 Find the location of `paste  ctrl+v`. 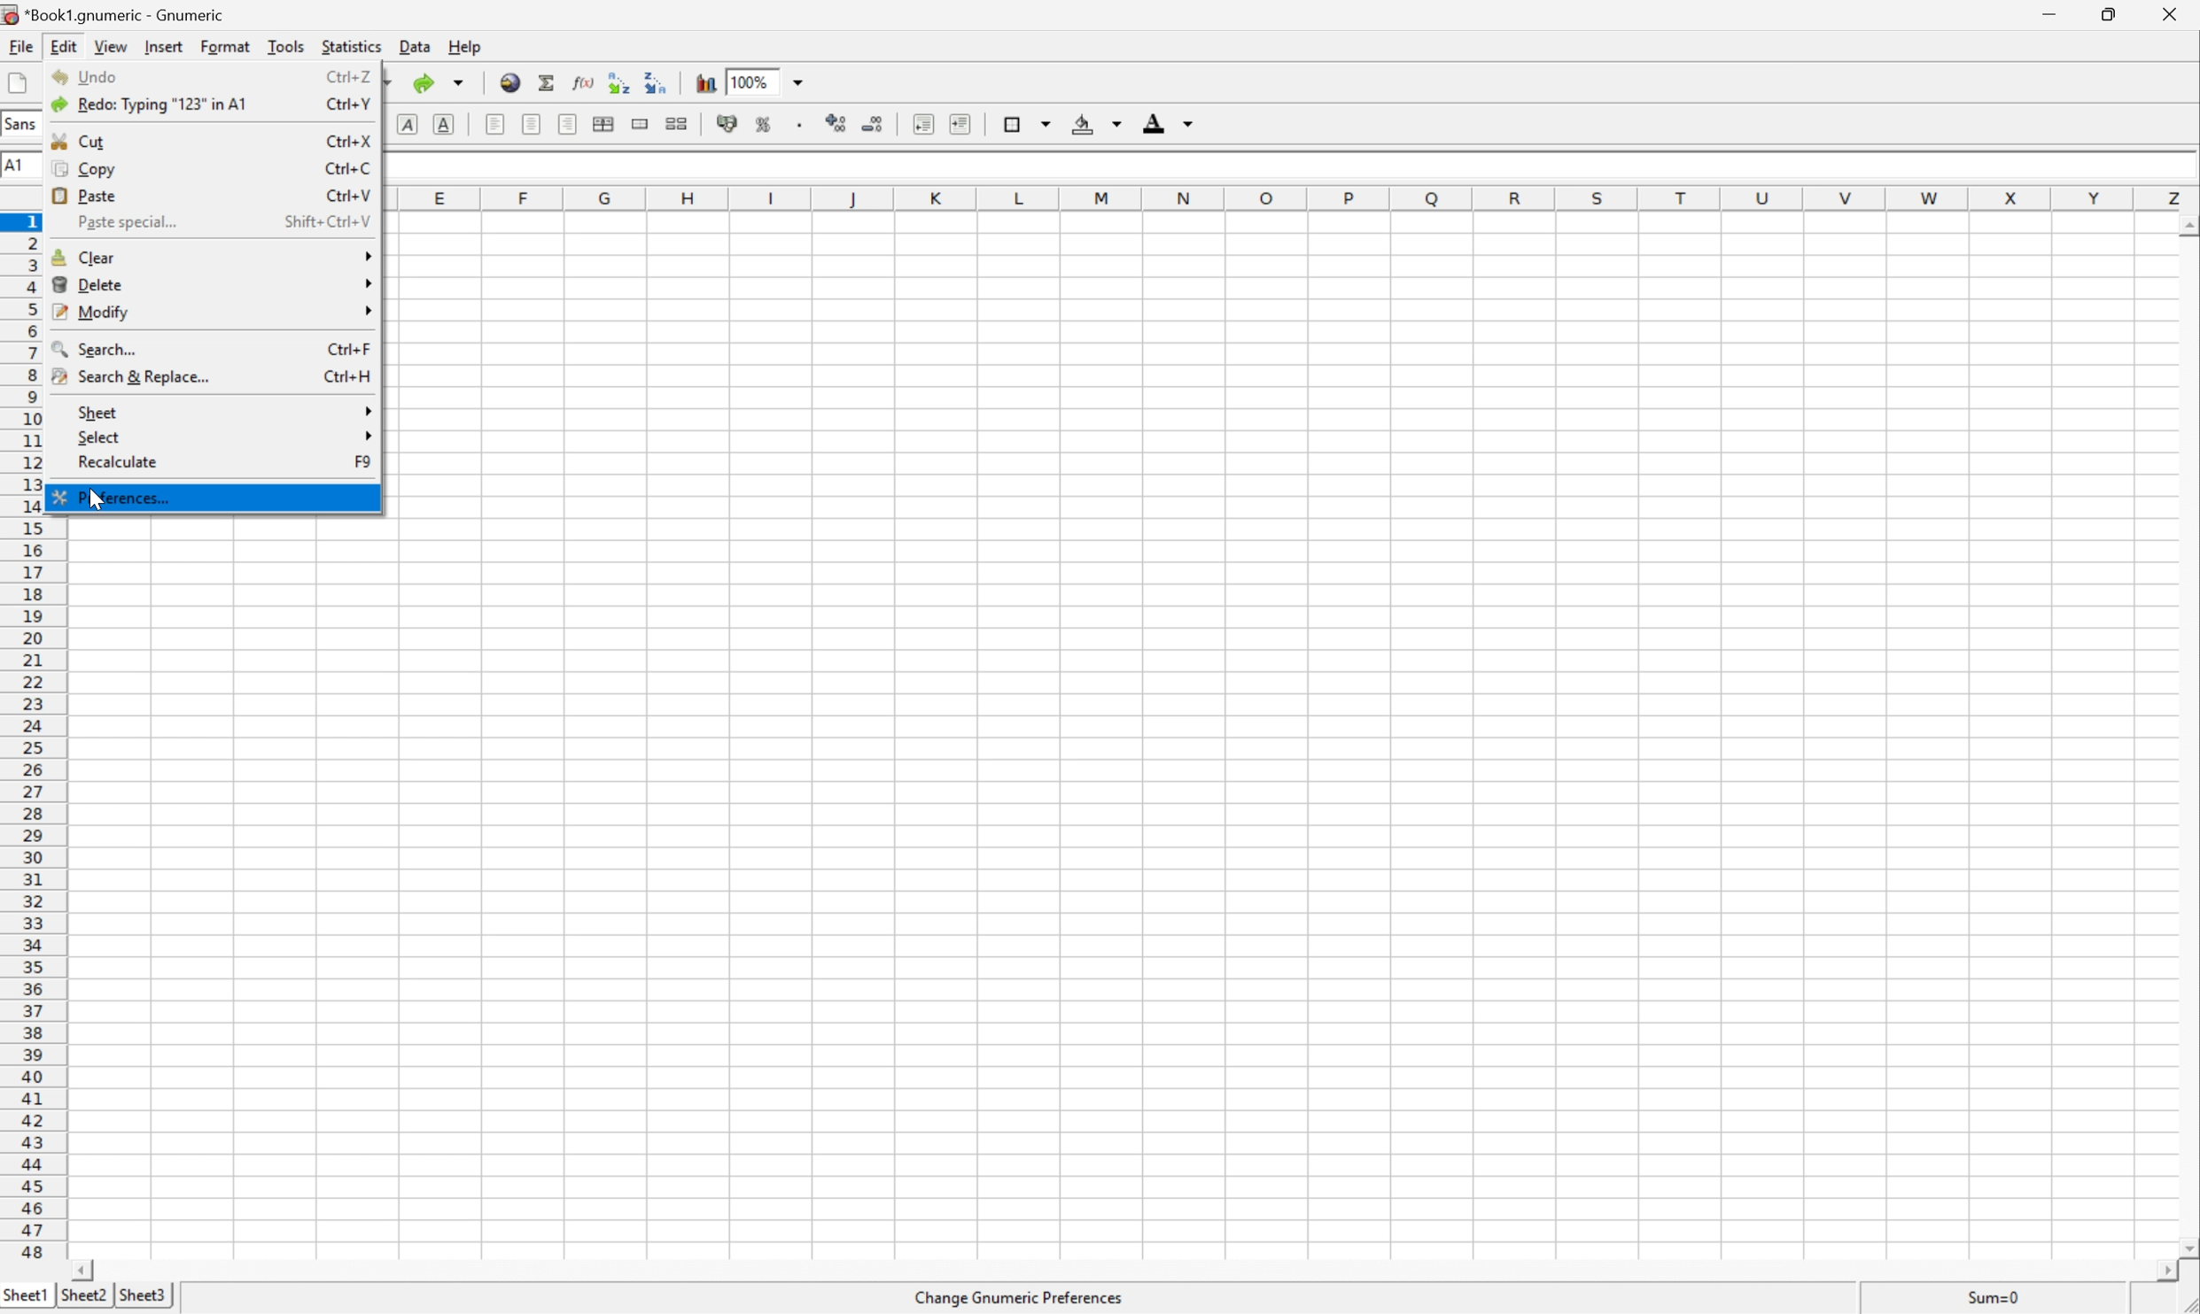

paste  ctrl+v is located at coordinates (208, 194).